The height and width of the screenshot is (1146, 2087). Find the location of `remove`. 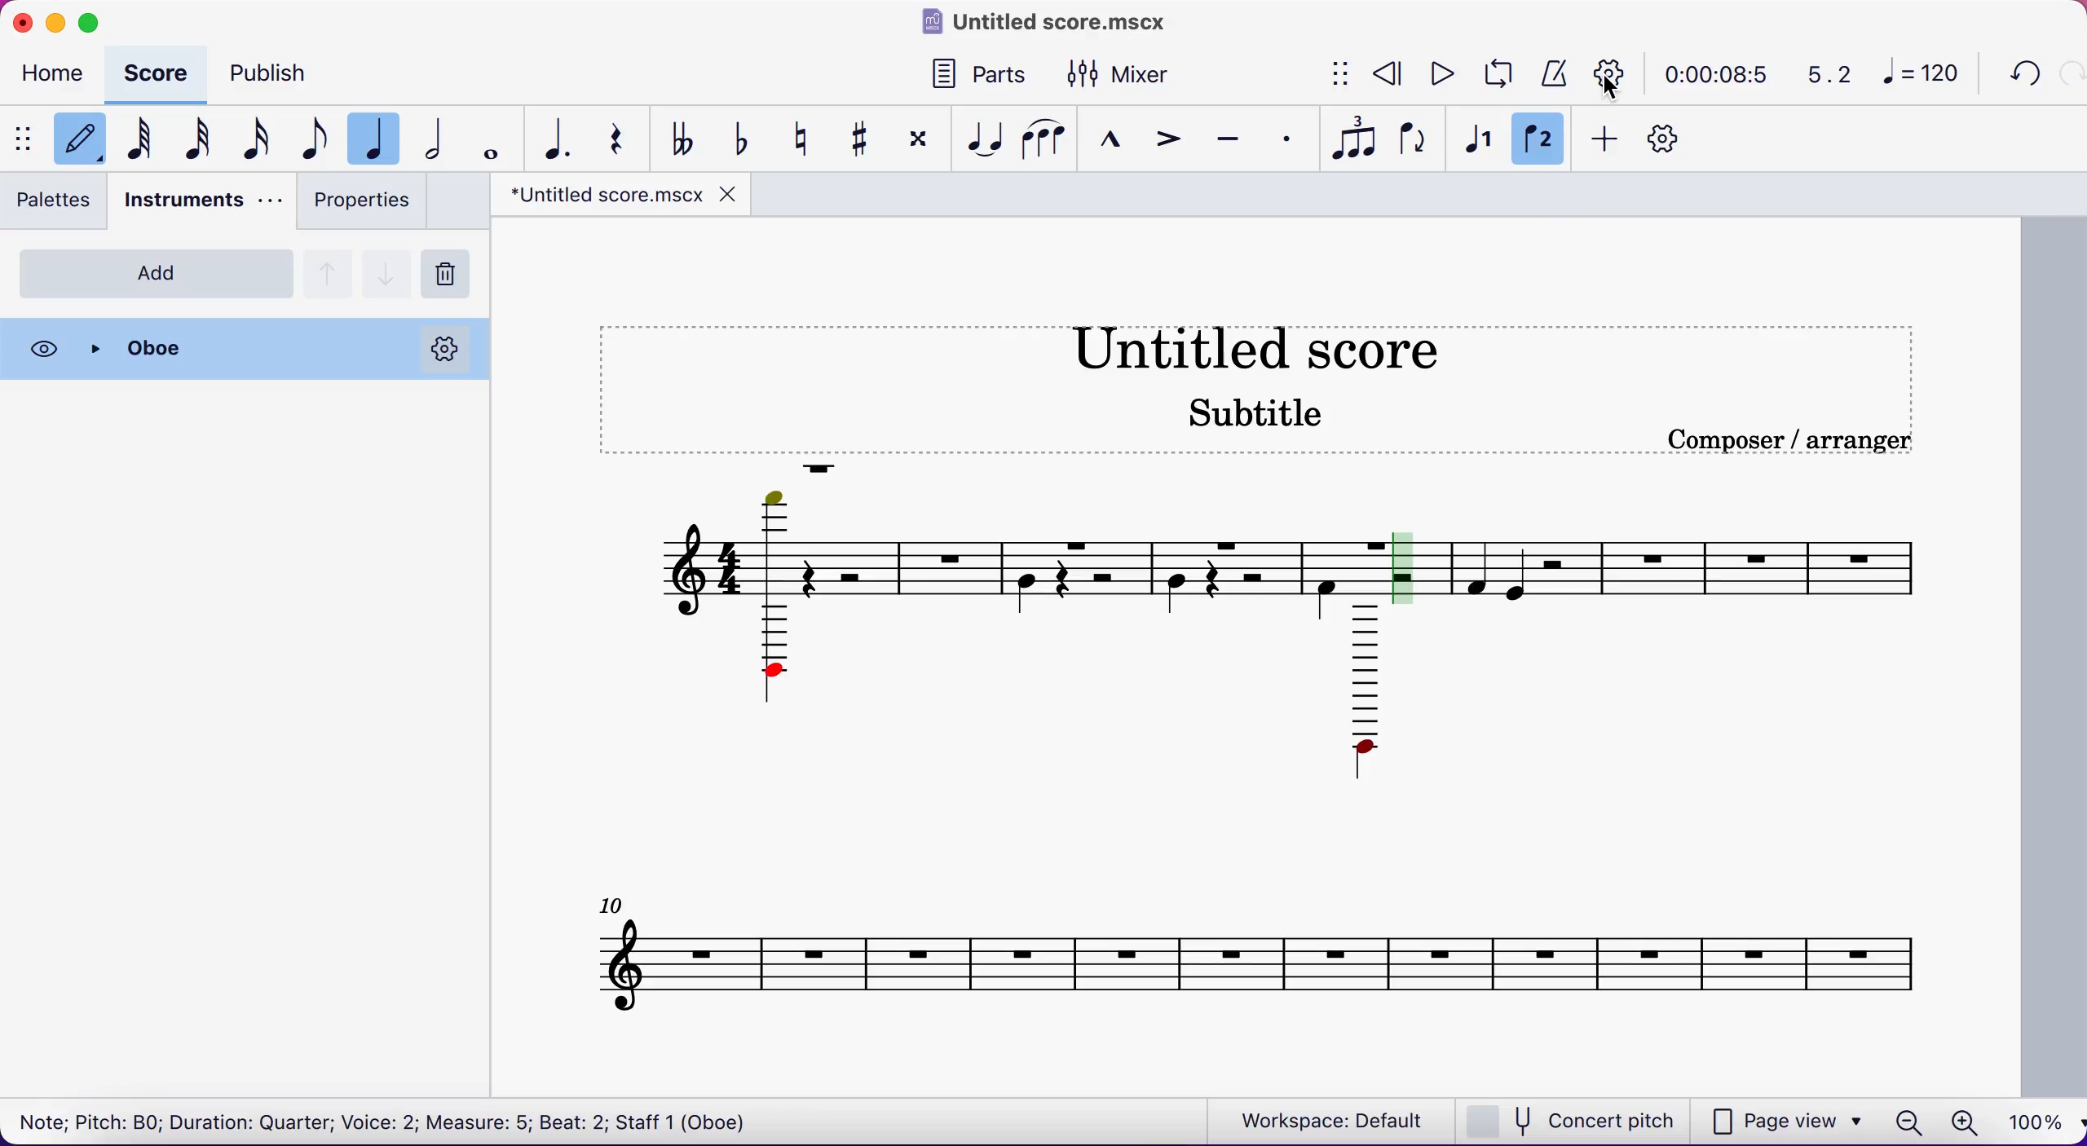

remove is located at coordinates (452, 275).